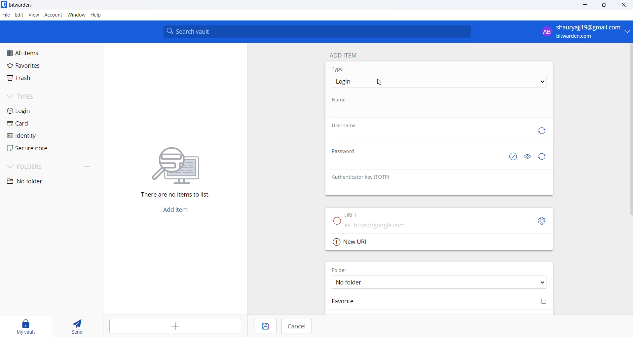 This screenshot has width=633, height=337. Describe the element at coordinates (428, 139) in the screenshot. I see `username textbox` at that location.